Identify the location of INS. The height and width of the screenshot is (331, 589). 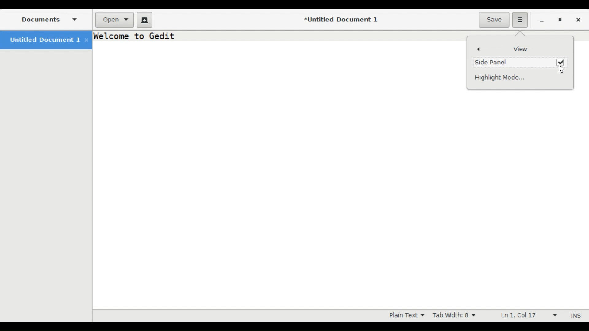
(575, 315).